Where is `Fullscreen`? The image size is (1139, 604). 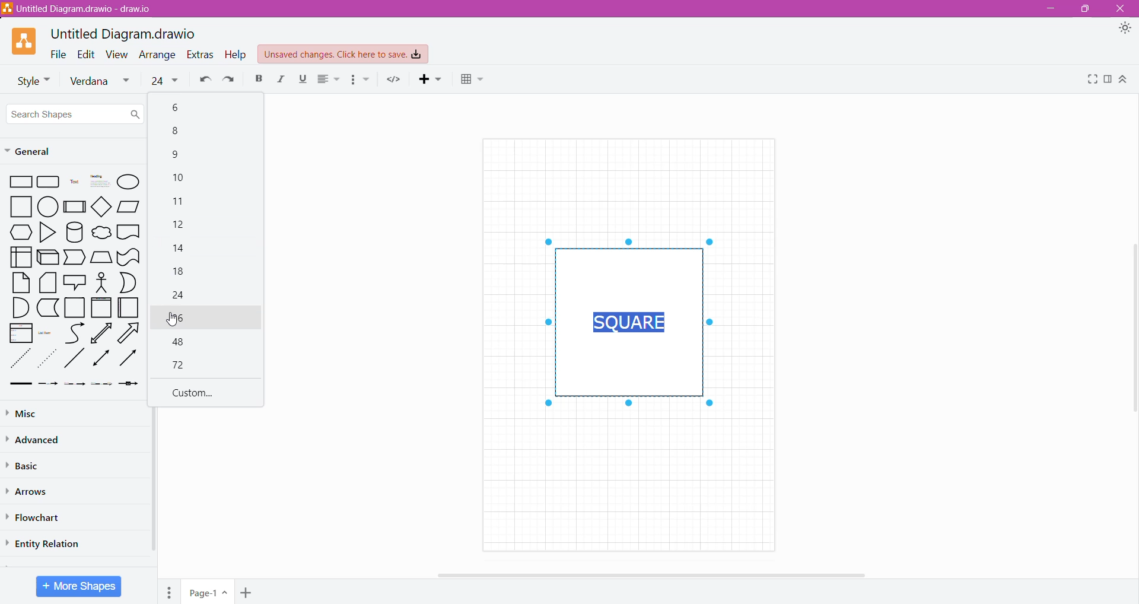
Fullscreen is located at coordinates (1090, 81).